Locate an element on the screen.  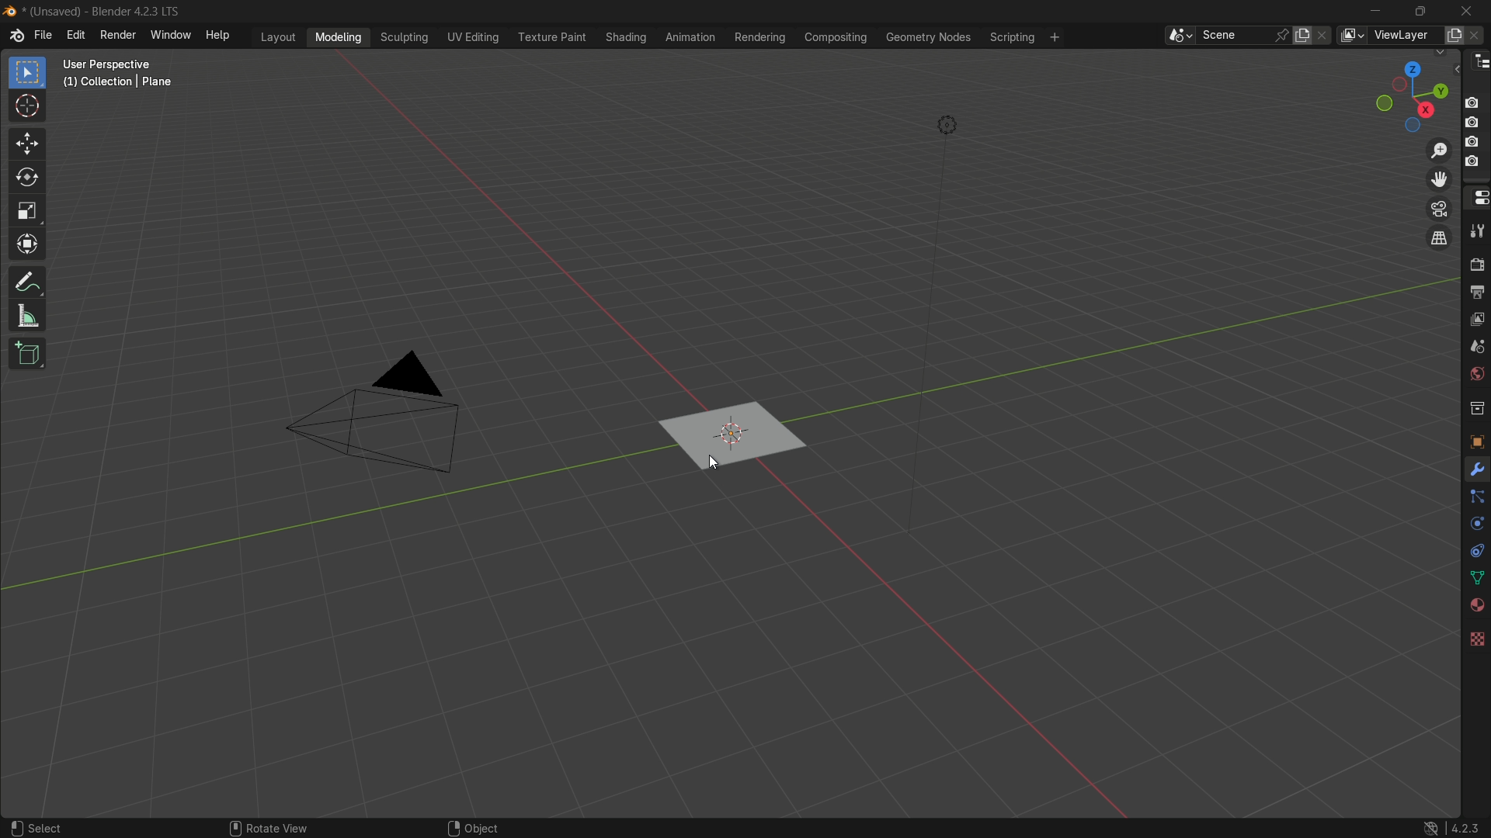
output is located at coordinates (1475, 290).